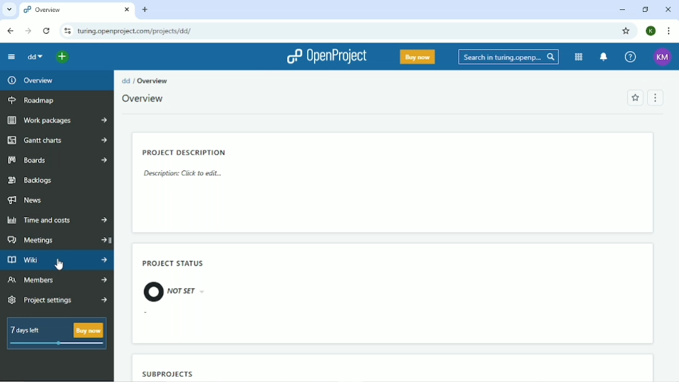  I want to click on Overview, so click(145, 100).